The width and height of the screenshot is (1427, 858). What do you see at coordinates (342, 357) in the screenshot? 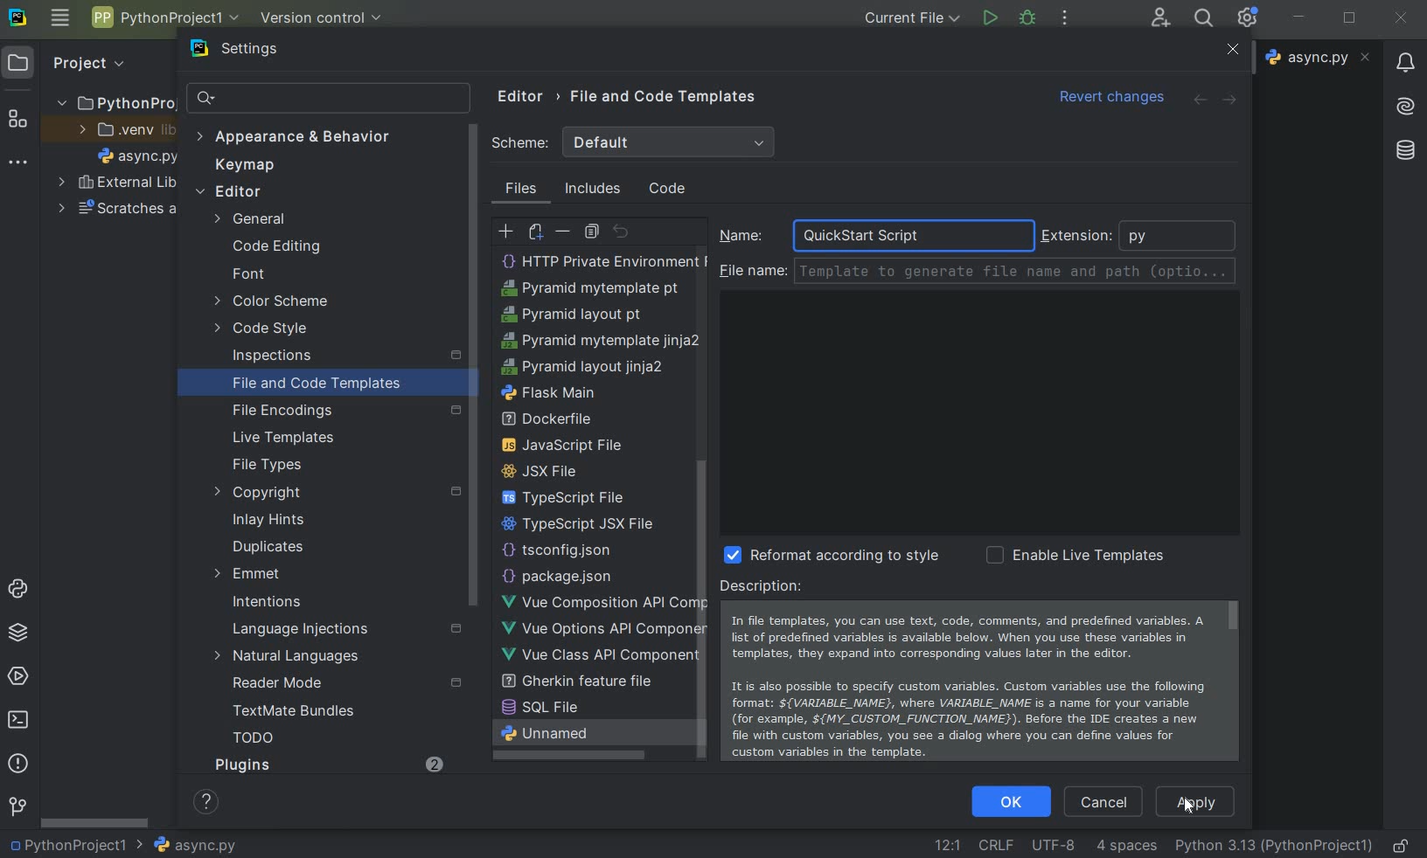
I see `inspections` at bounding box center [342, 357].